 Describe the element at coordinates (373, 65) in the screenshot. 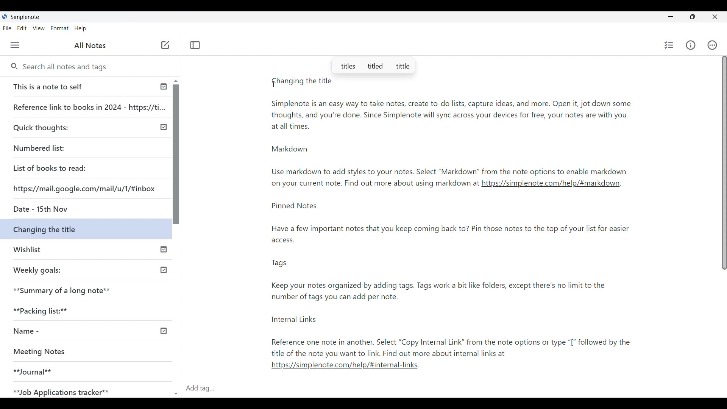

I see `Suggestions for text` at that location.